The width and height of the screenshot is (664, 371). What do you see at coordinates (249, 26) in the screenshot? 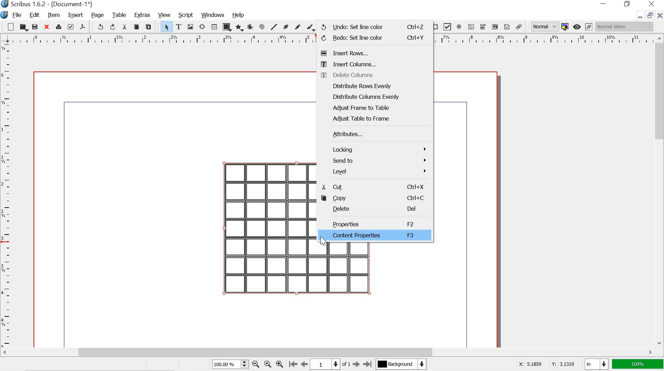
I see `arc` at bounding box center [249, 26].